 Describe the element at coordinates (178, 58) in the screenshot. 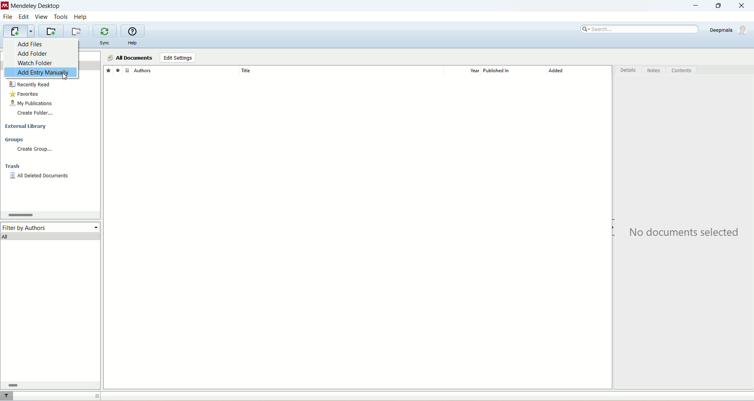

I see `edit settings` at that location.